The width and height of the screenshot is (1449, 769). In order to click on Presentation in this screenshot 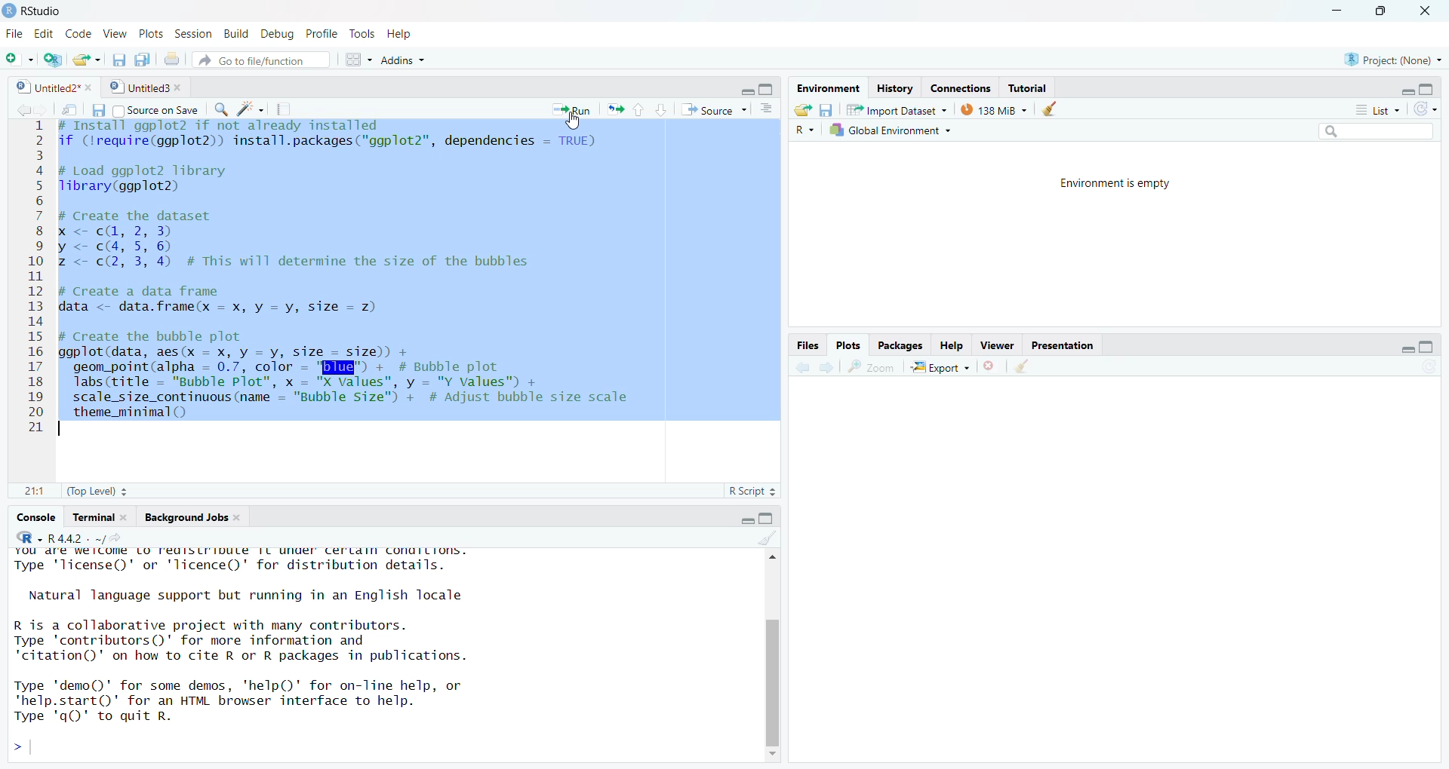, I will do `click(1063, 345)`.